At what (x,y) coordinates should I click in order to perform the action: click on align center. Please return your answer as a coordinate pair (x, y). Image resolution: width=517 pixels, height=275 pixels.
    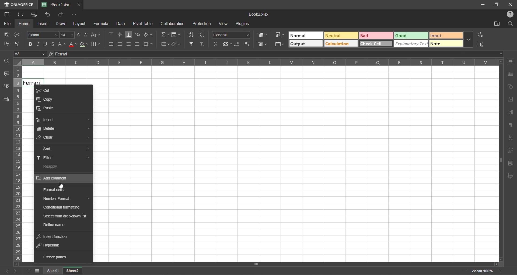
    Looking at the image, I should click on (120, 44).